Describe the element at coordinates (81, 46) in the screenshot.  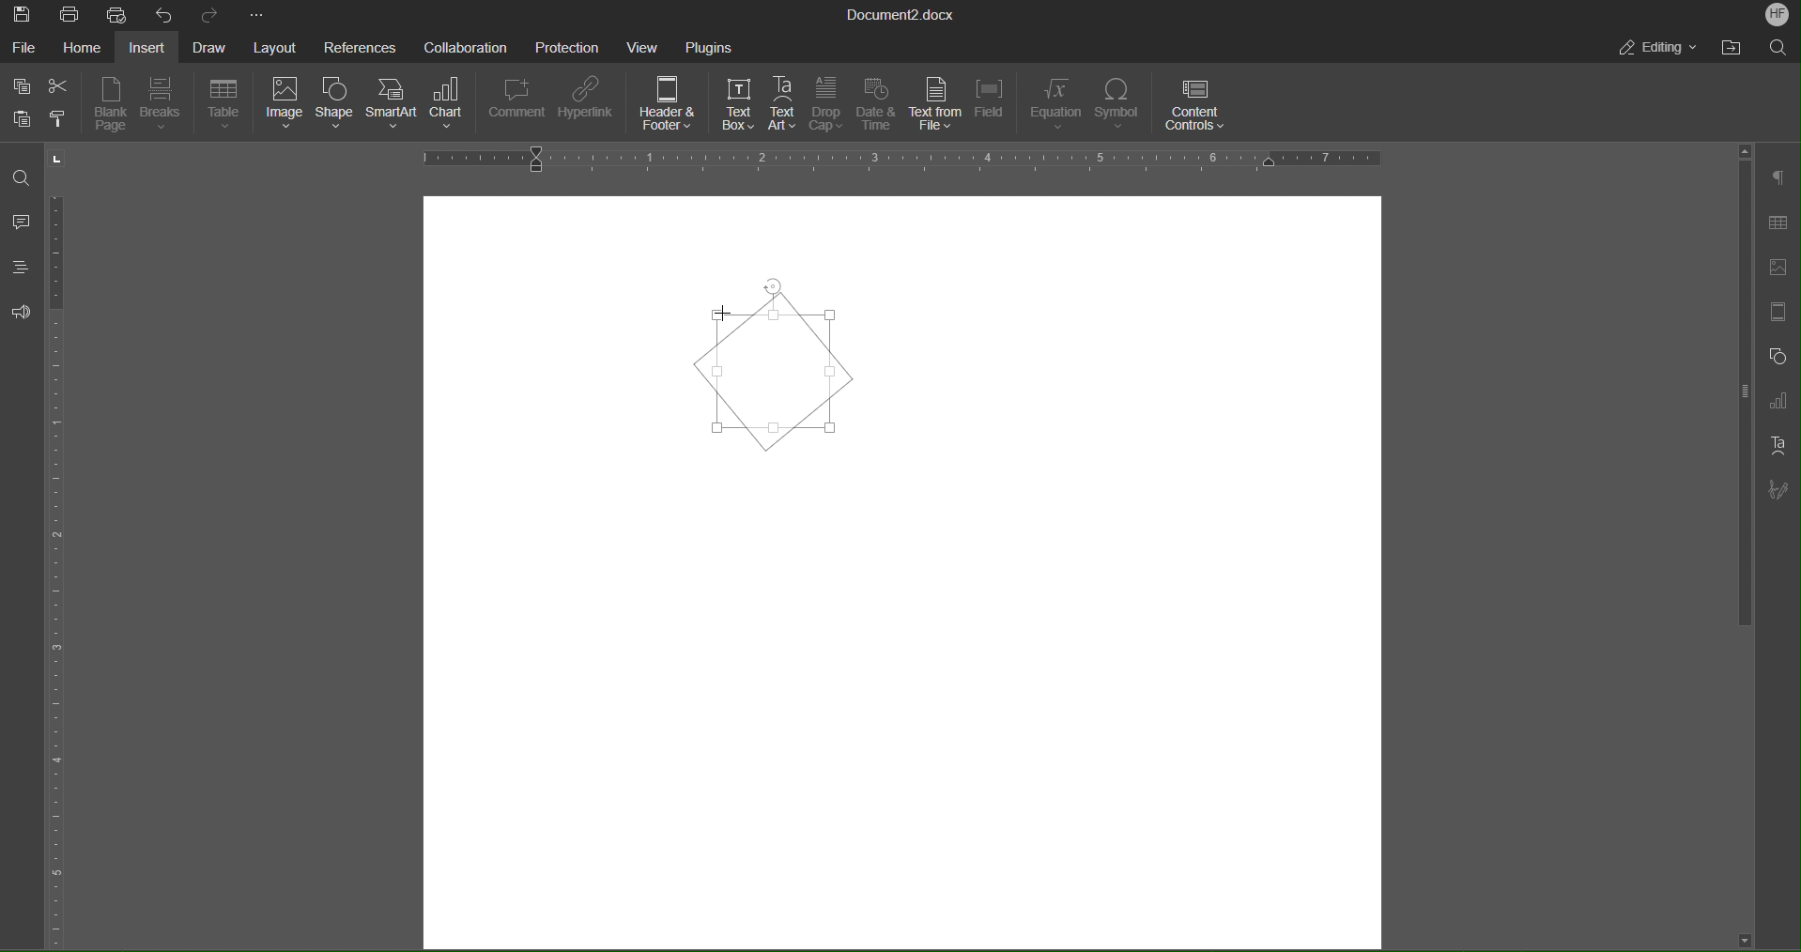
I see `Home` at that location.